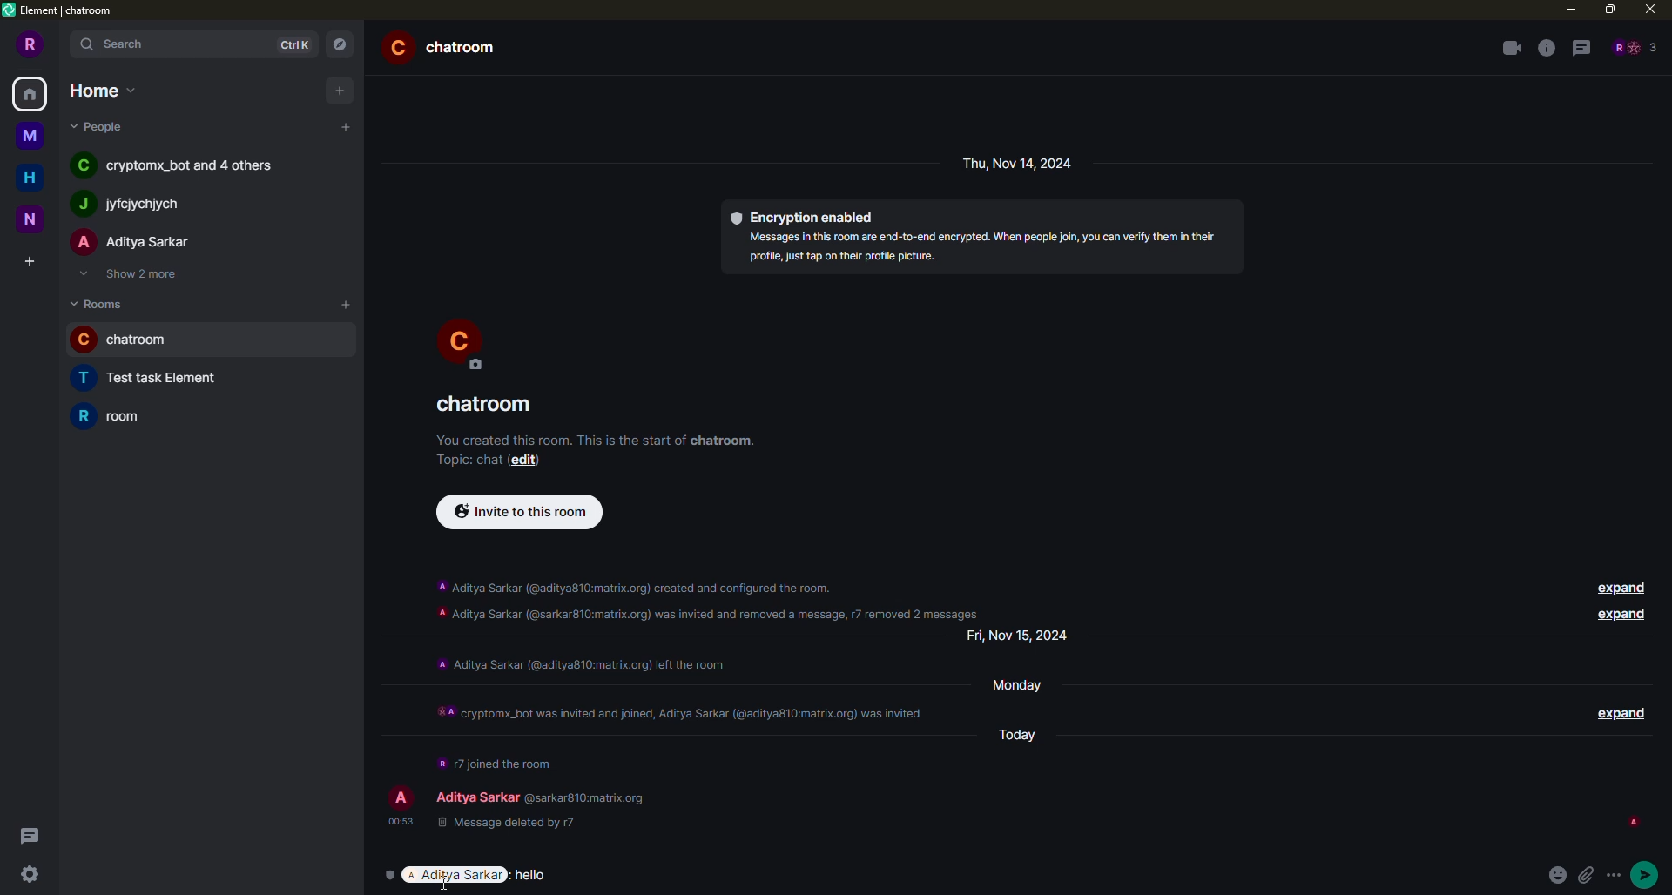 Image resolution: width=1672 pixels, height=895 pixels. Describe the element at coordinates (1559, 875) in the screenshot. I see `emoji` at that location.